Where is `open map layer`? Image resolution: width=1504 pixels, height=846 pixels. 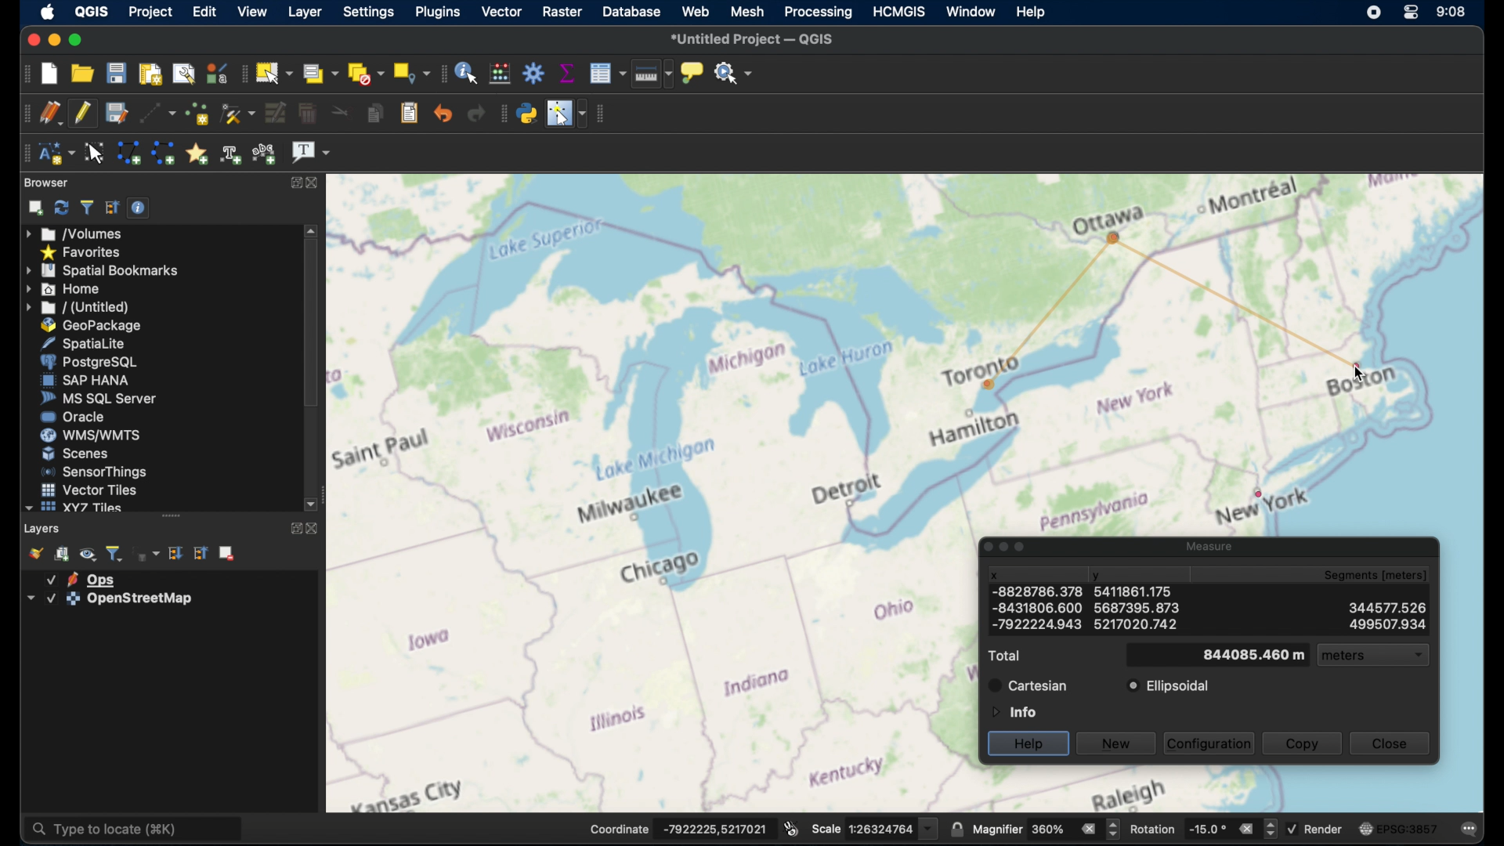 open map layer is located at coordinates (32, 552).